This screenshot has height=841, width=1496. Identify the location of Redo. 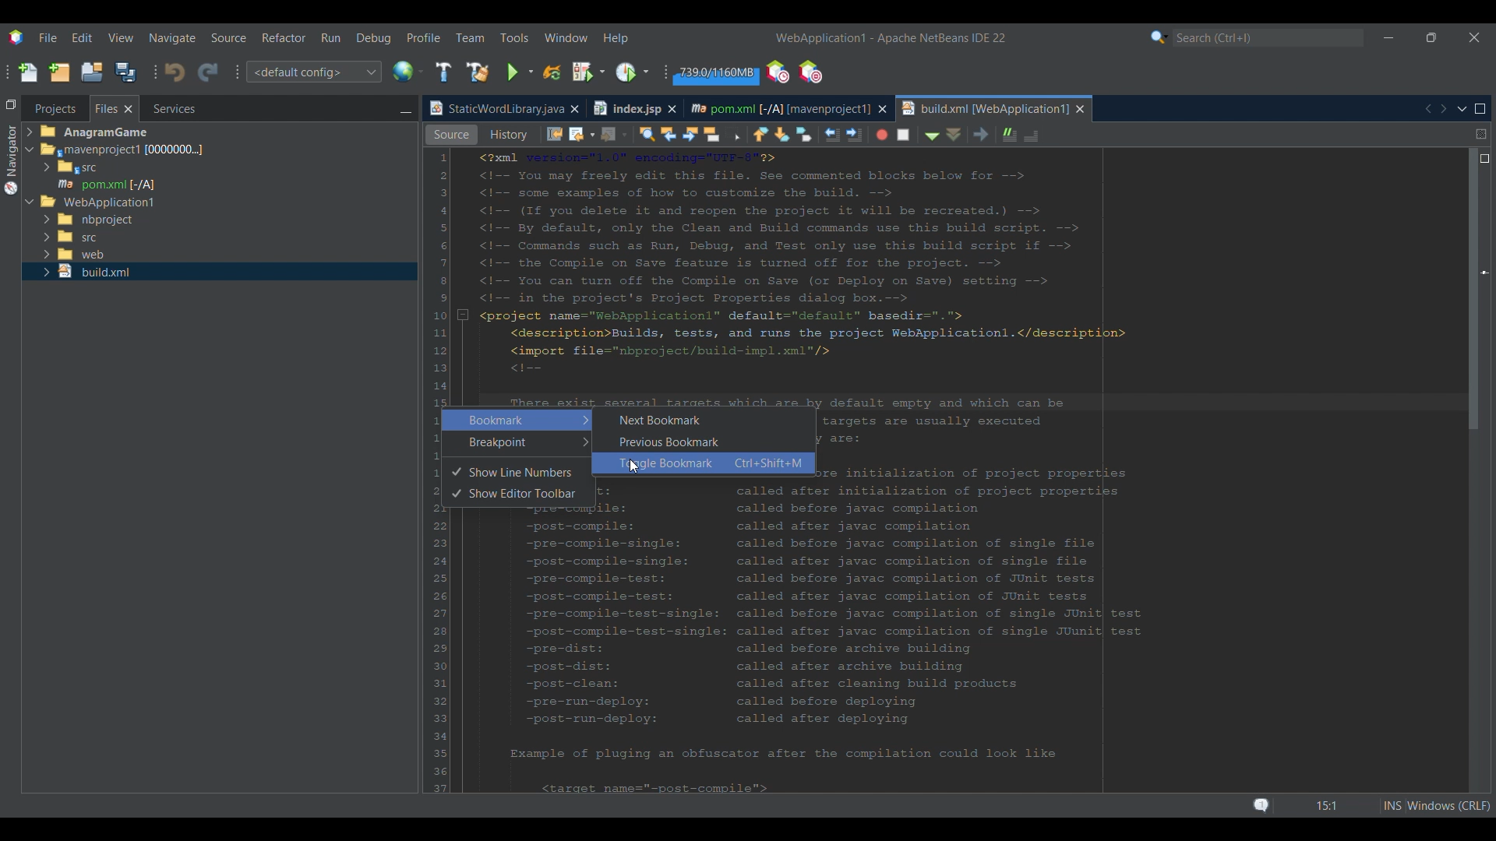
(208, 73).